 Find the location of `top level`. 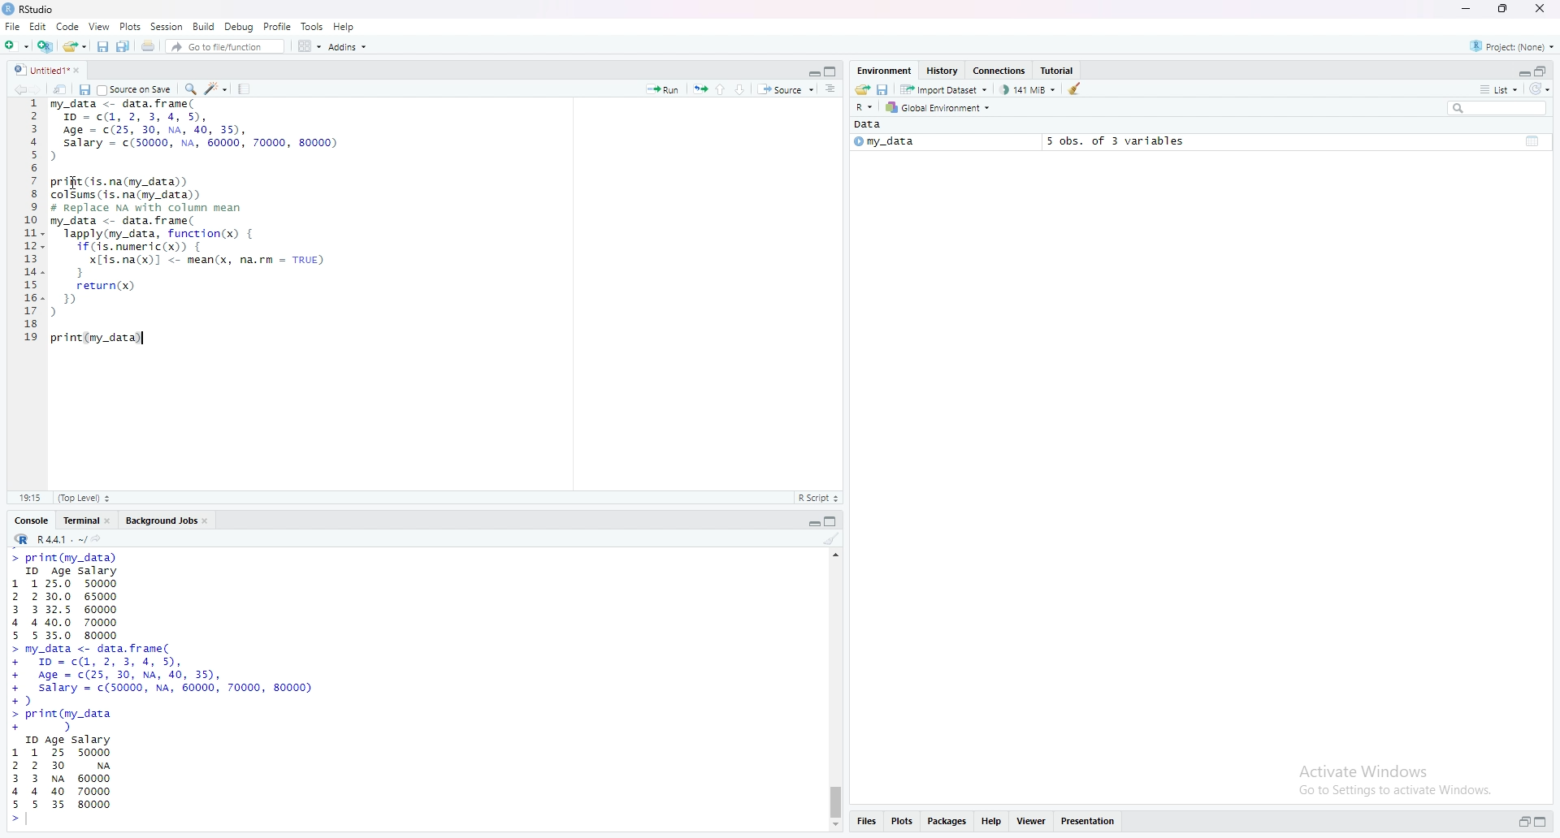

top level is located at coordinates (89, 496).